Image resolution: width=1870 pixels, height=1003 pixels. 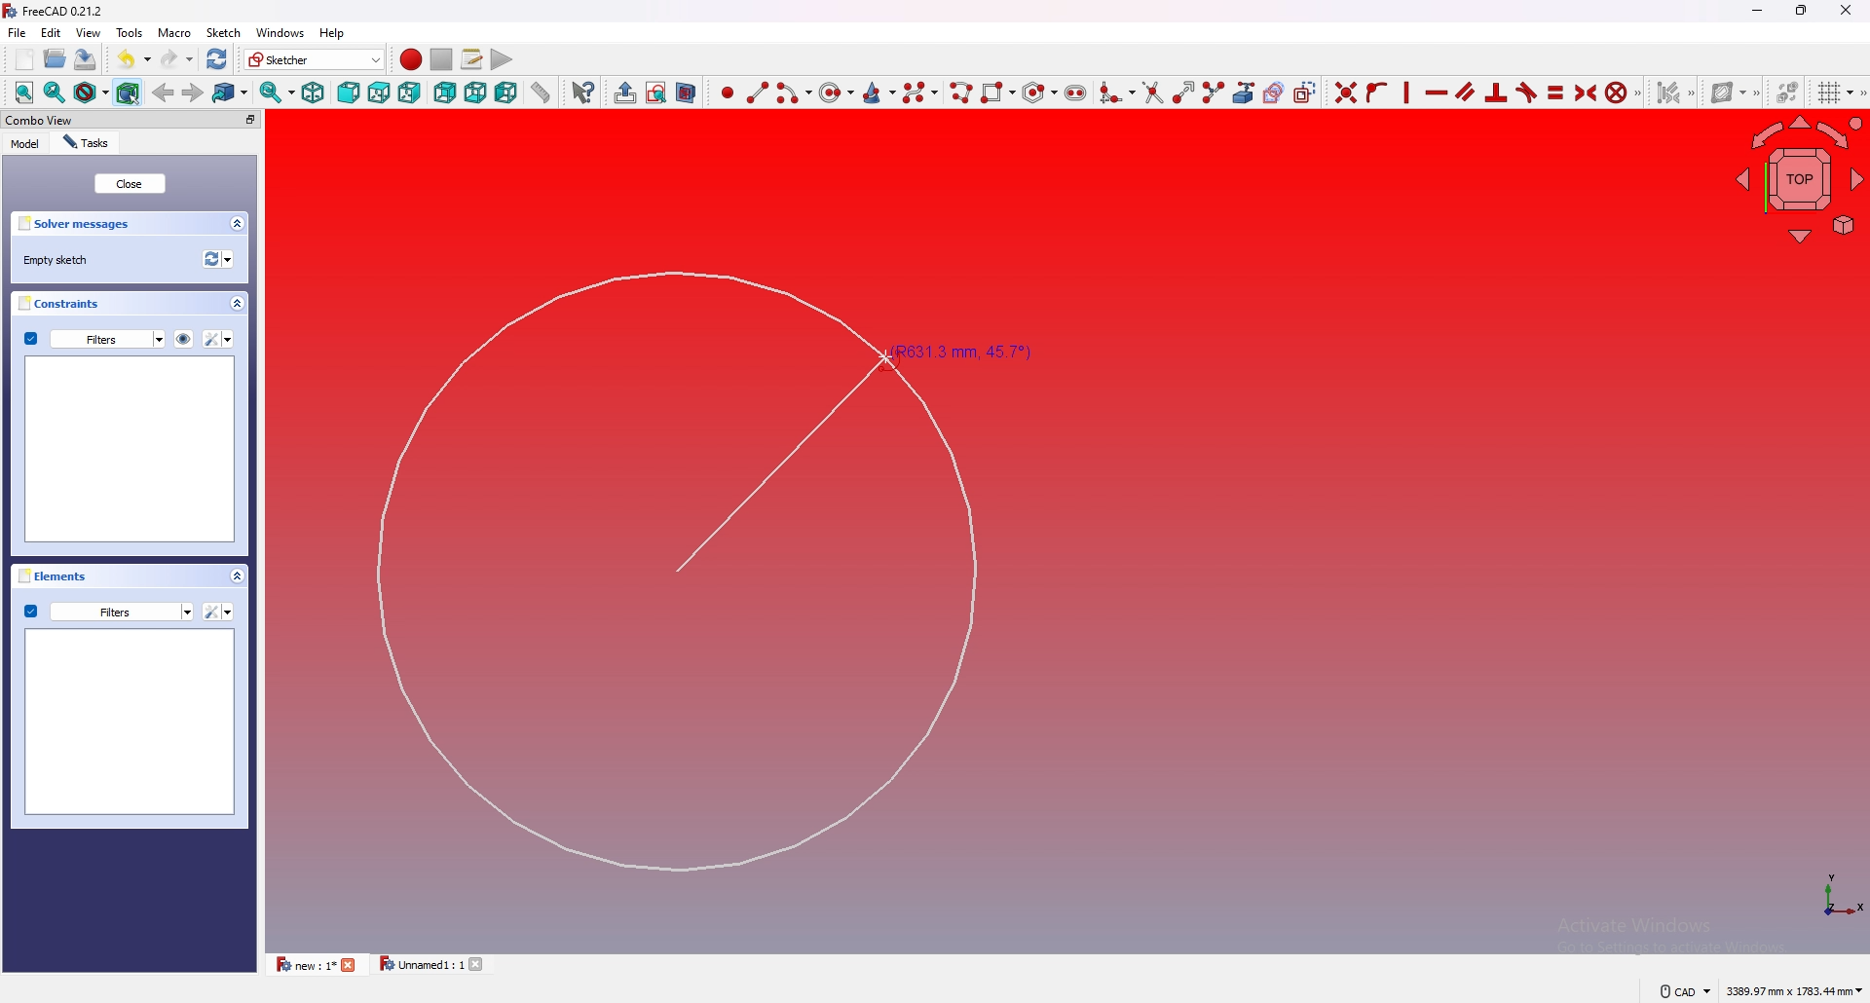 I want to click on help, so click(x=332, y=33).